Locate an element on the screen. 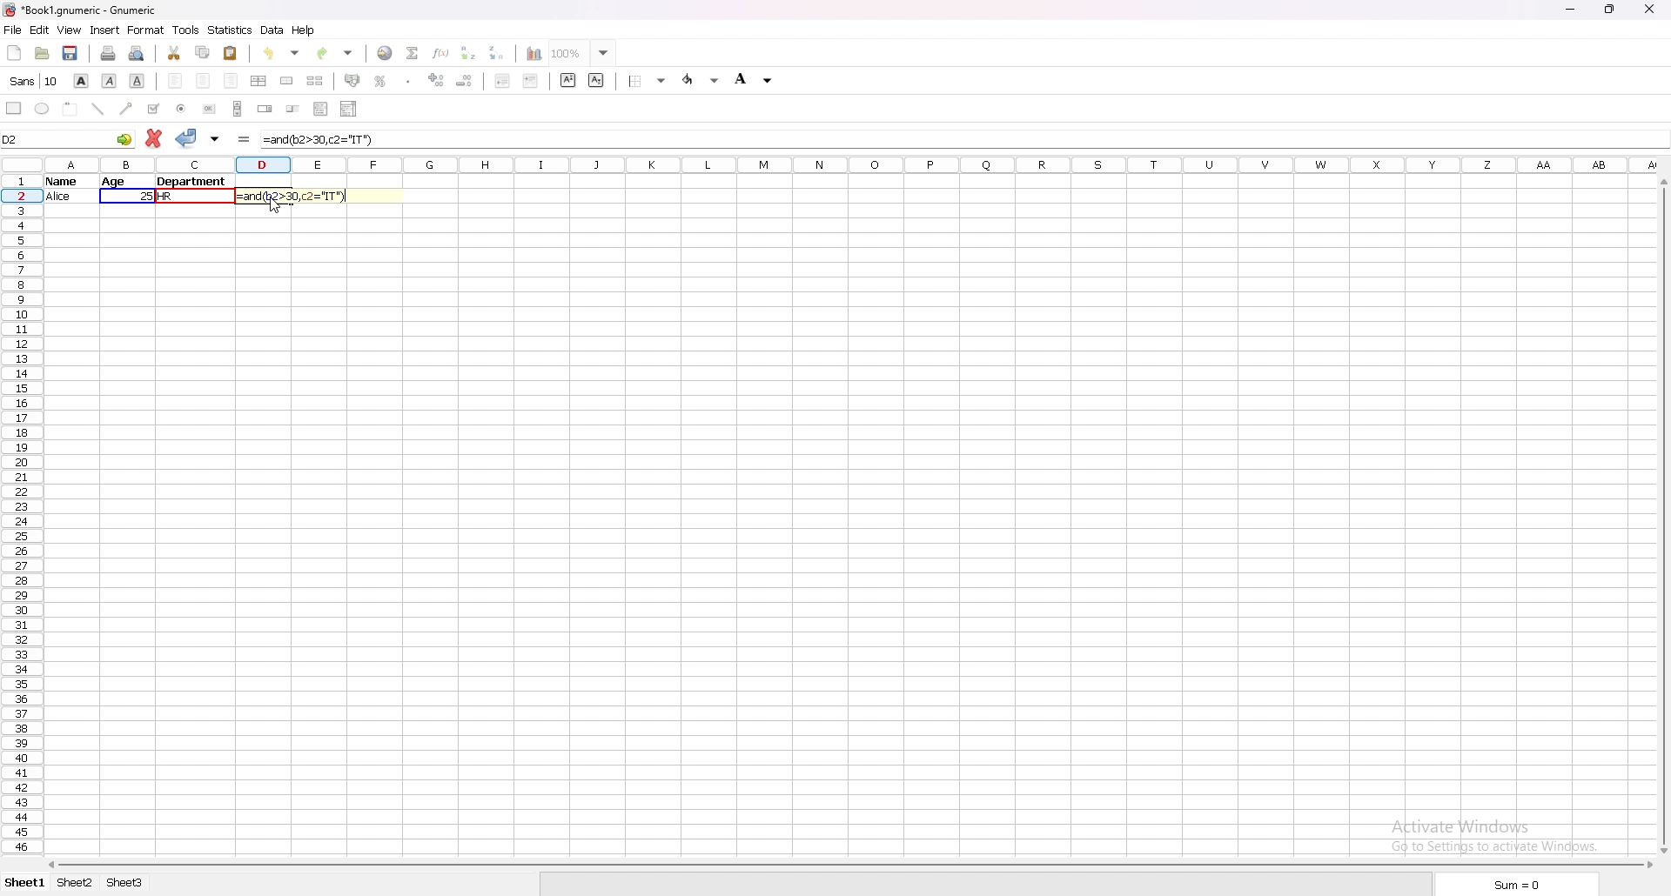 The image size is (1671, 896). formula is located at coordinates (321, 139).